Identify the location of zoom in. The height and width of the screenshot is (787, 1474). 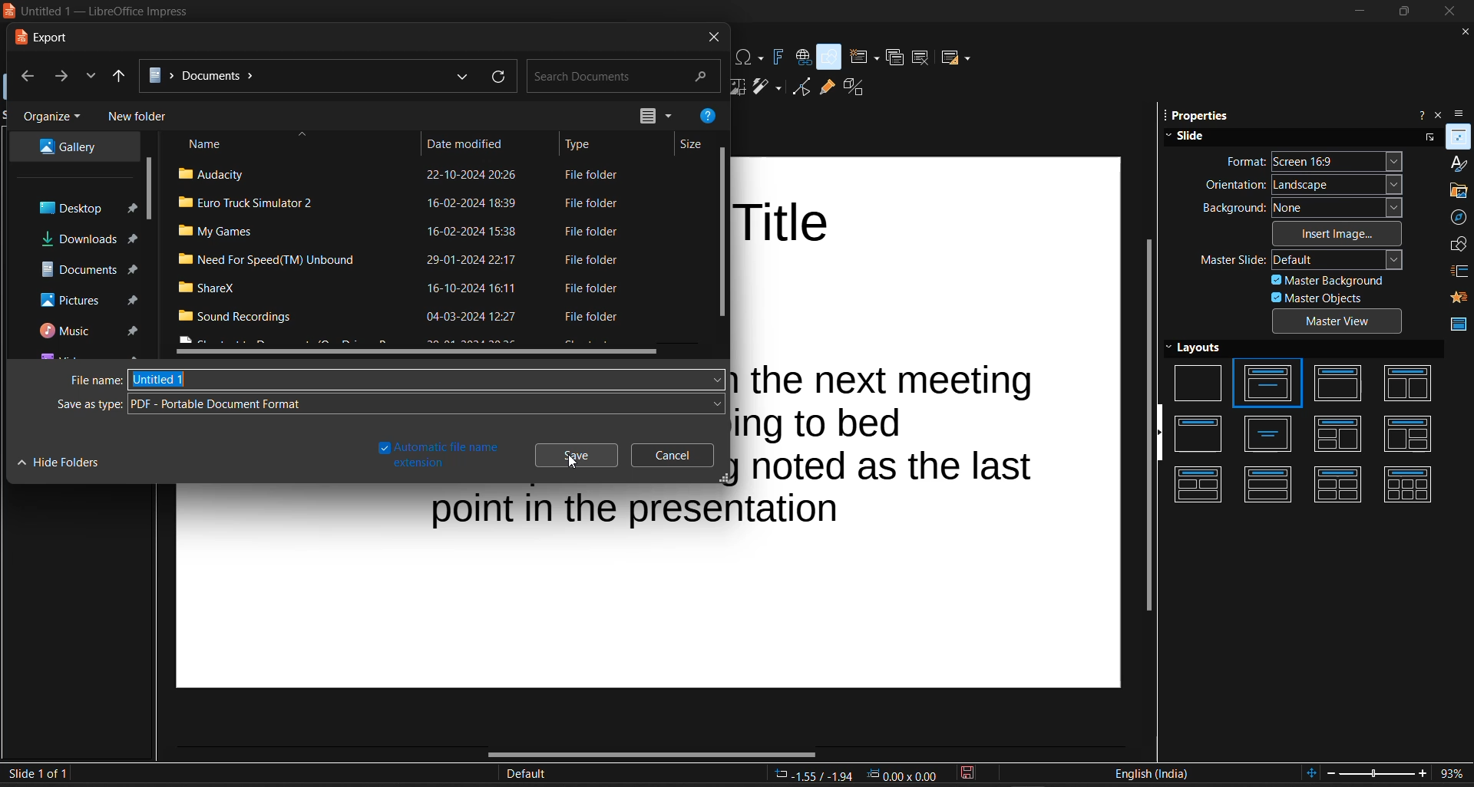
(1425, 775).